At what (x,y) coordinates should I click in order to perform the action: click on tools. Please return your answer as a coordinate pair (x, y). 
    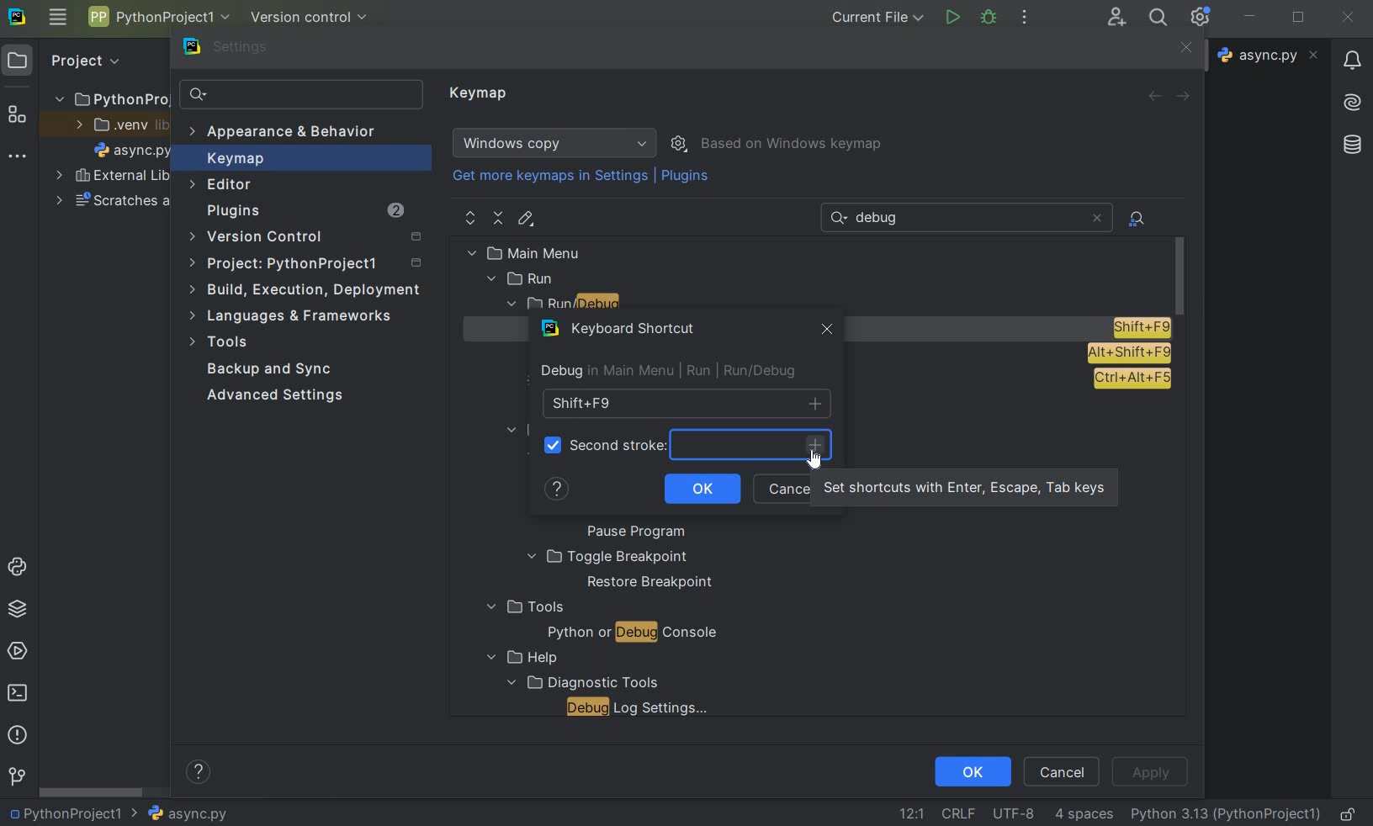
    Looking at the image, I should click on (221, 344).